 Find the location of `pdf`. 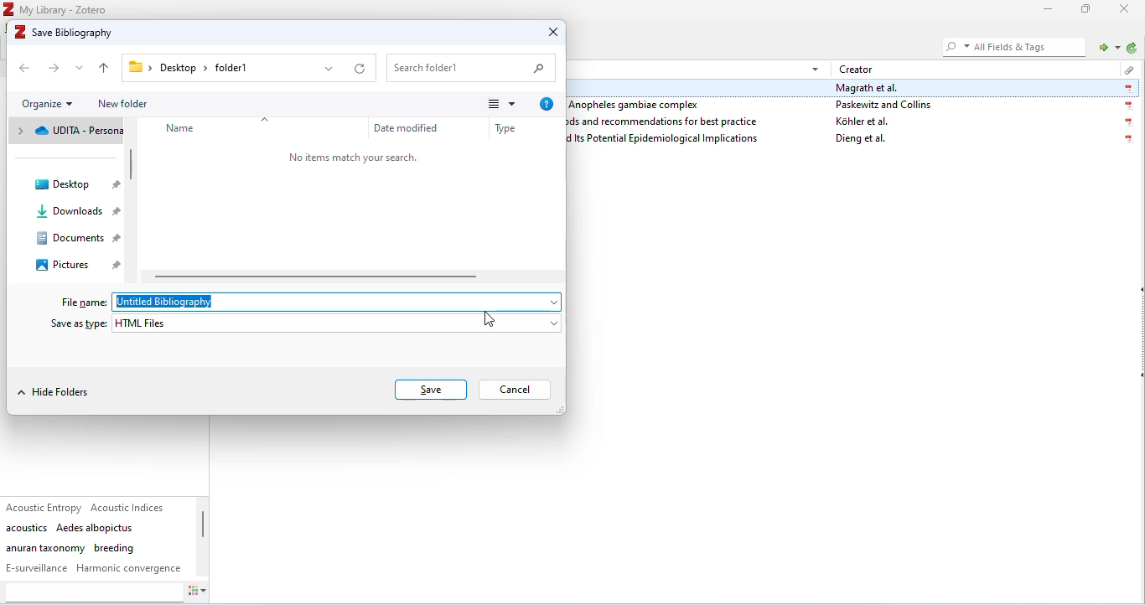

pdf is located at coordinates (1126, 140).